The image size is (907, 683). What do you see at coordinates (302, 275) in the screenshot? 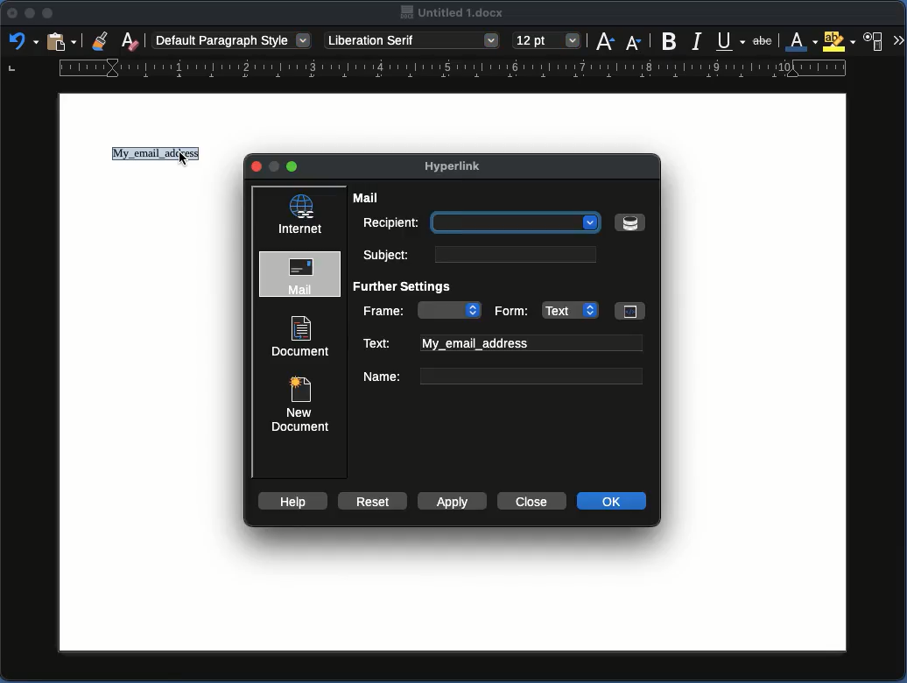
I see `Mail` at bounding box center [302, 275].